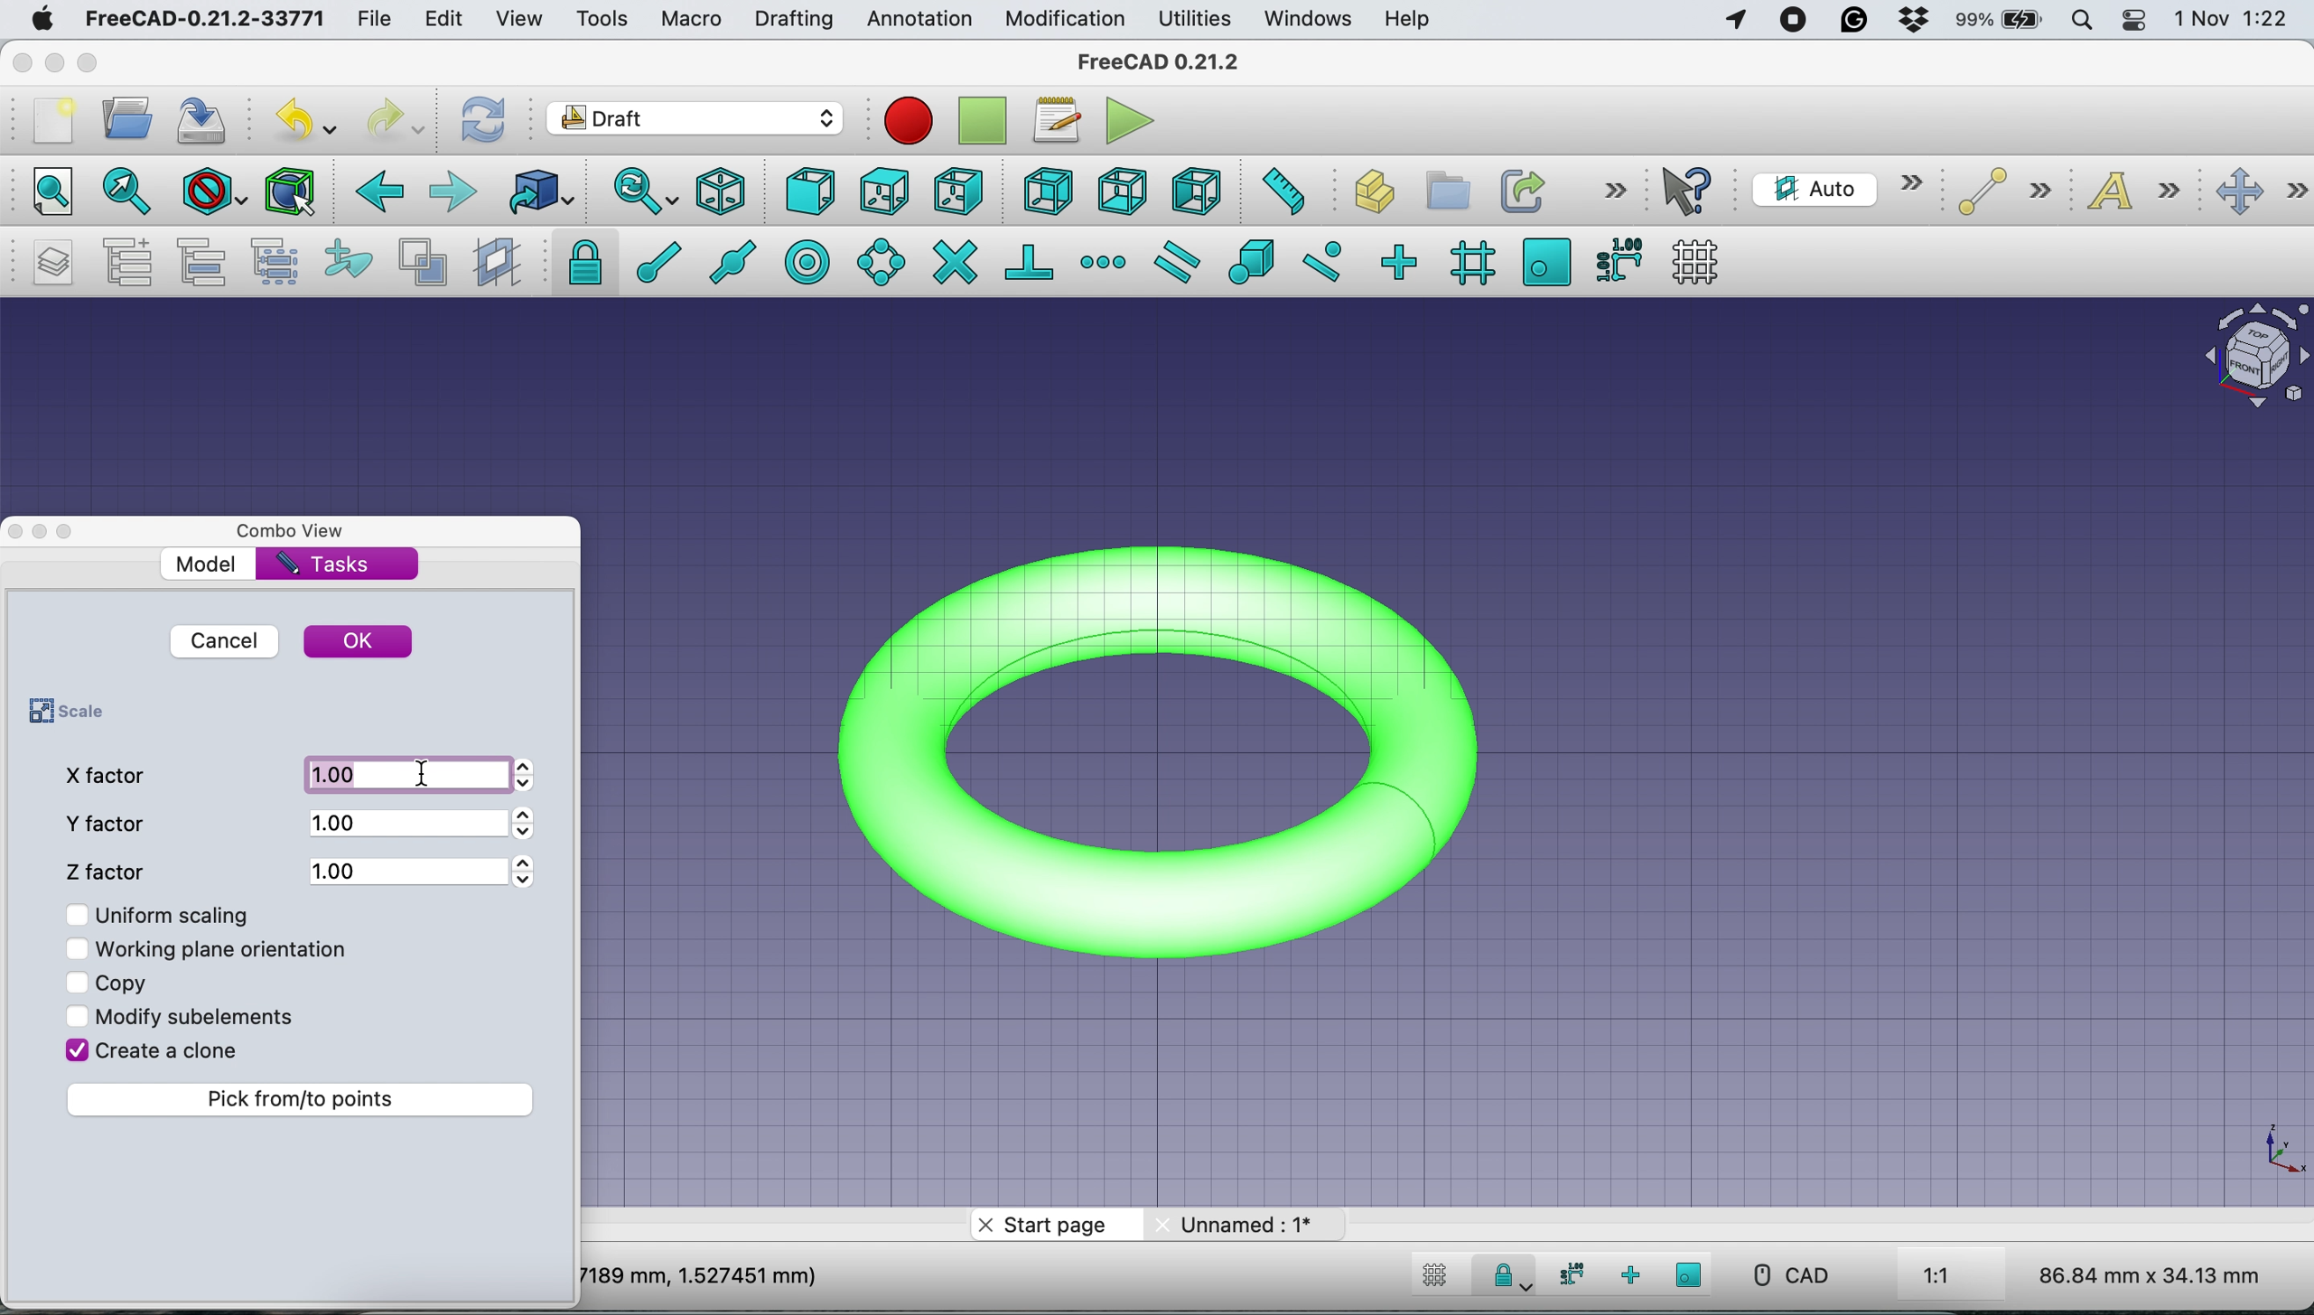  What do you see at coordinates (1794, 23) in the screenshot?
I see `screen recorder` at bounding box center [1794, 23].